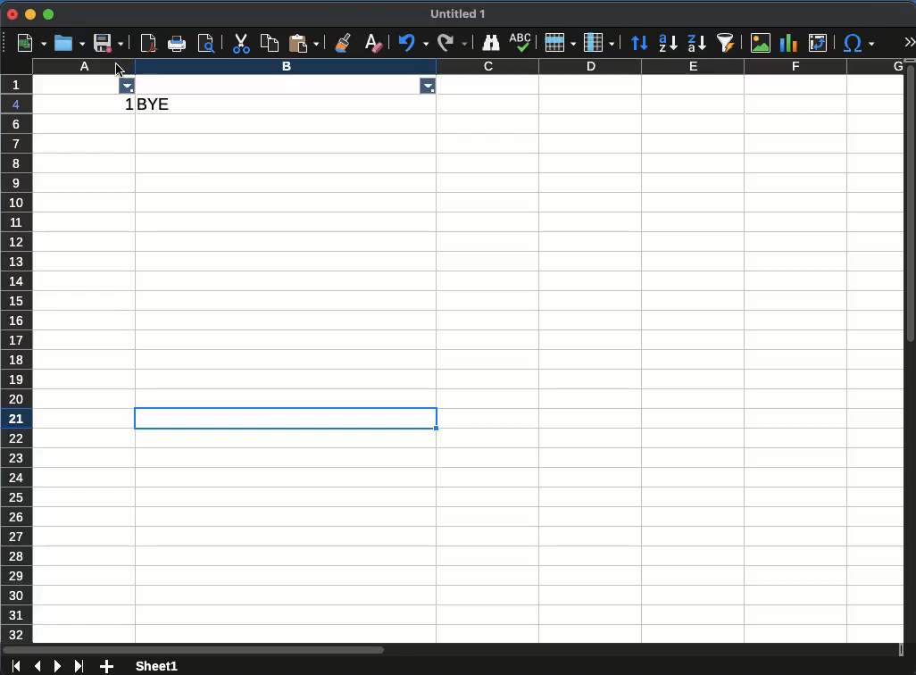 The height and width of the screenshot is (675, 916). I want to click on pivot, so click(817, 43).